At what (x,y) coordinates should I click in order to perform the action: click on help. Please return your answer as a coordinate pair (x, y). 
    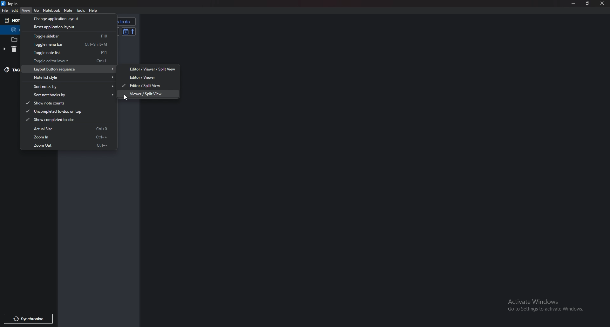
    Looking at the image, I should click on (94, 10).